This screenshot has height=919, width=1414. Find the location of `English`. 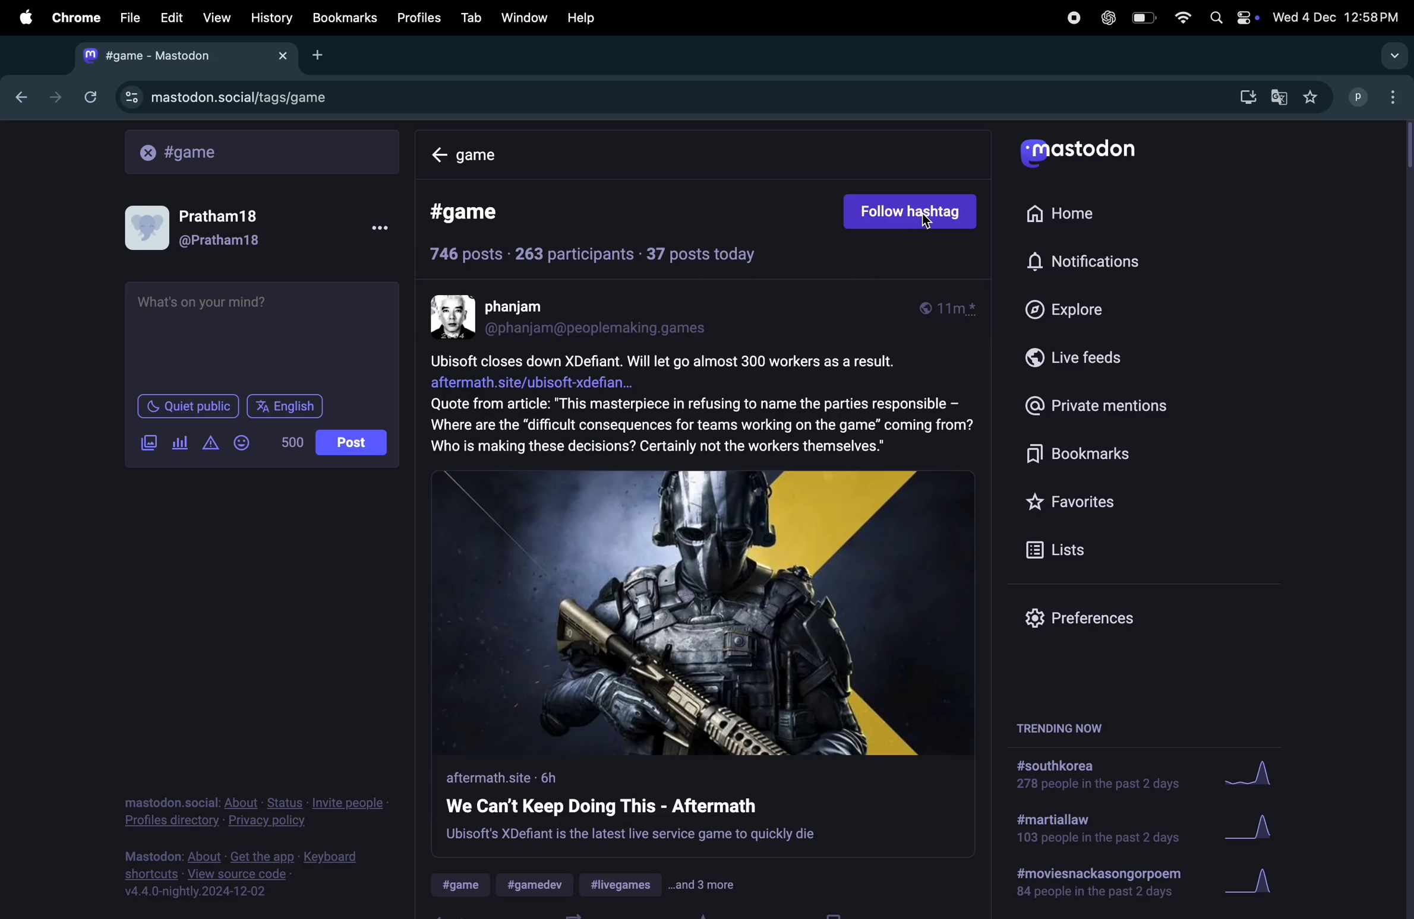

English is located at coordinates (286, 405).